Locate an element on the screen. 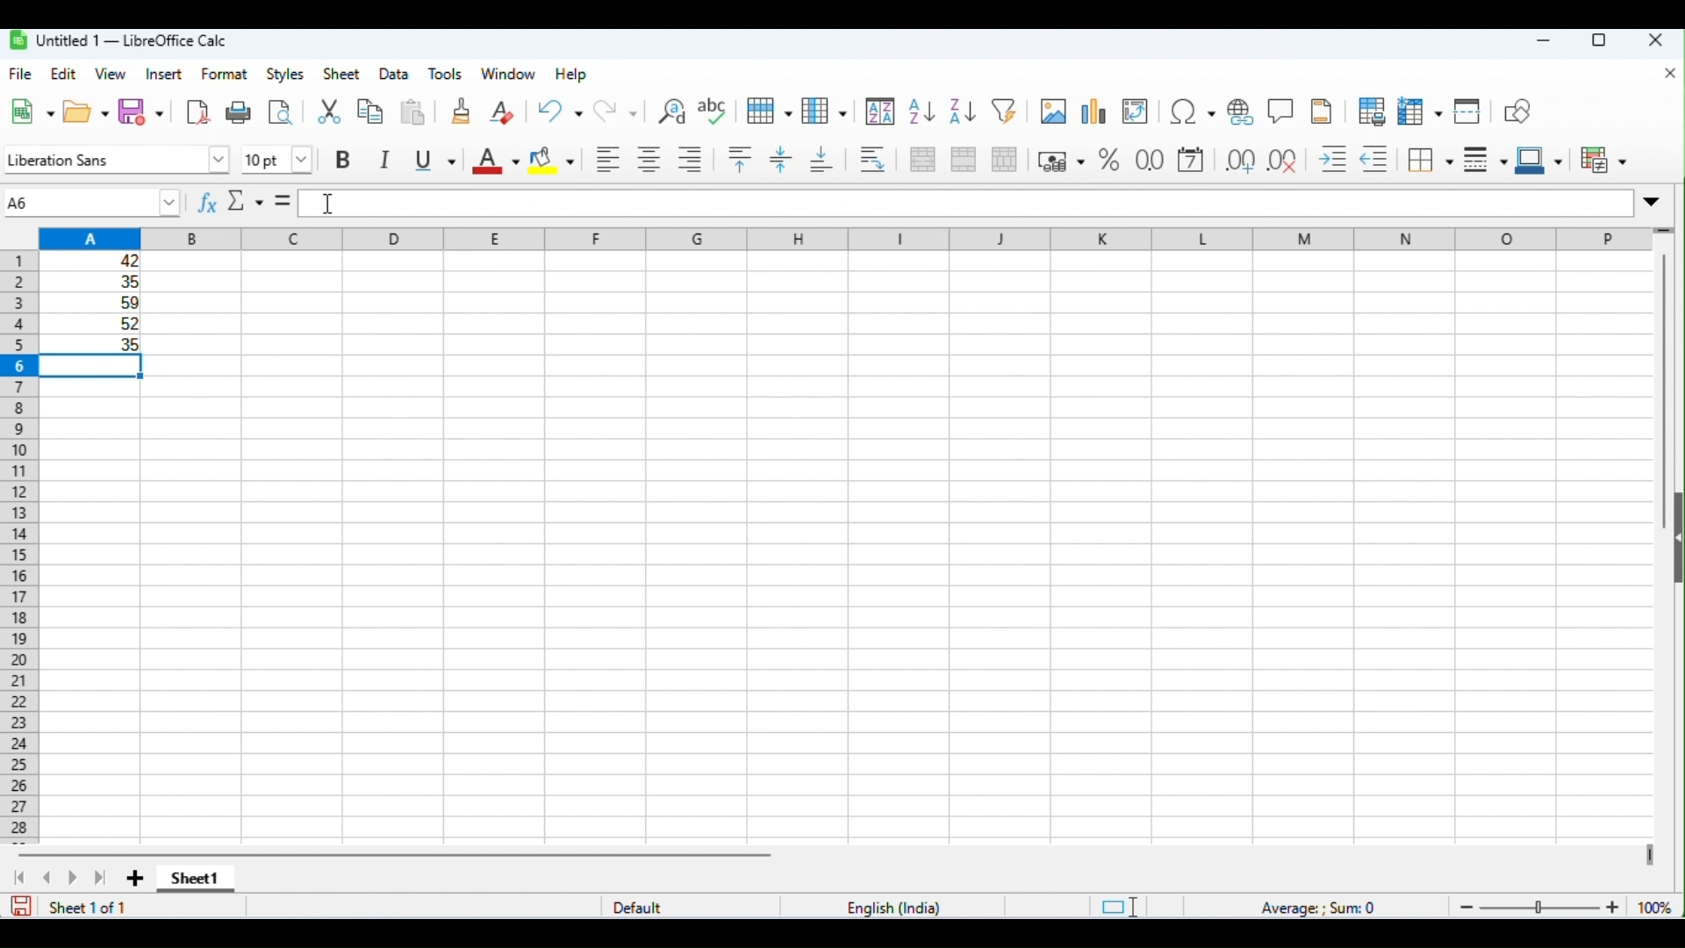 The height and width of the screenshot is (948, 1685). formula for MIN function is located at coordinates (348, 205).